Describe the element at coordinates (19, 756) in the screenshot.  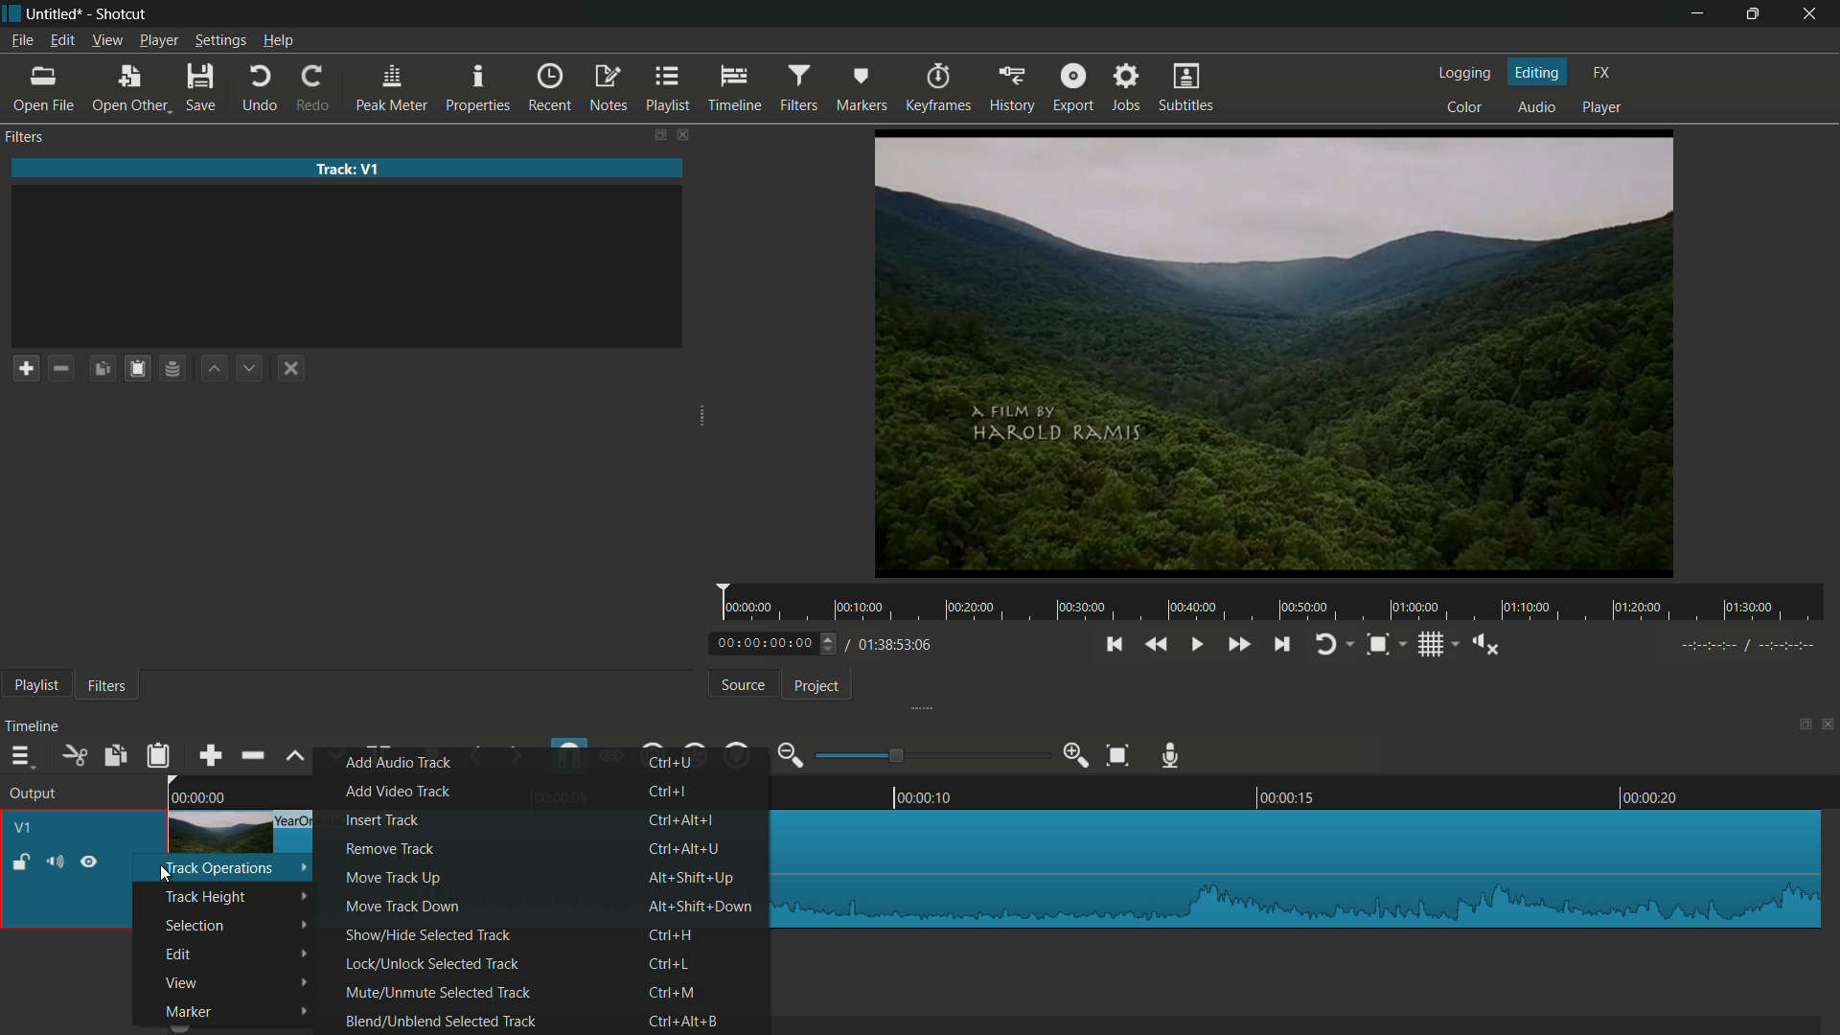
I see `timeline menu` at that location.